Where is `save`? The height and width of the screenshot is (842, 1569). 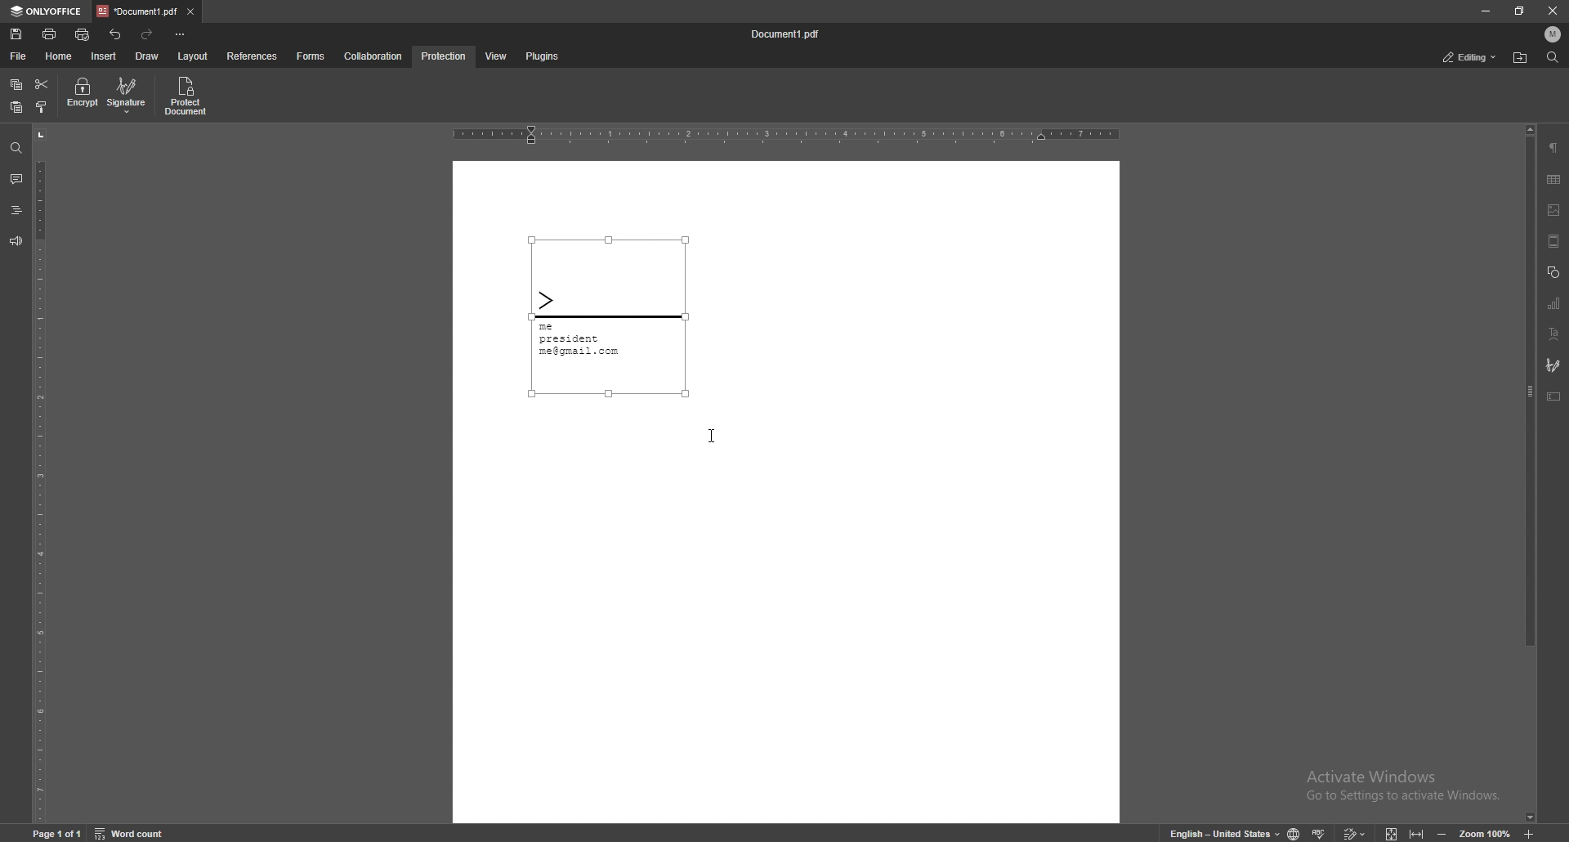 save is located at coordinates (18, 34).